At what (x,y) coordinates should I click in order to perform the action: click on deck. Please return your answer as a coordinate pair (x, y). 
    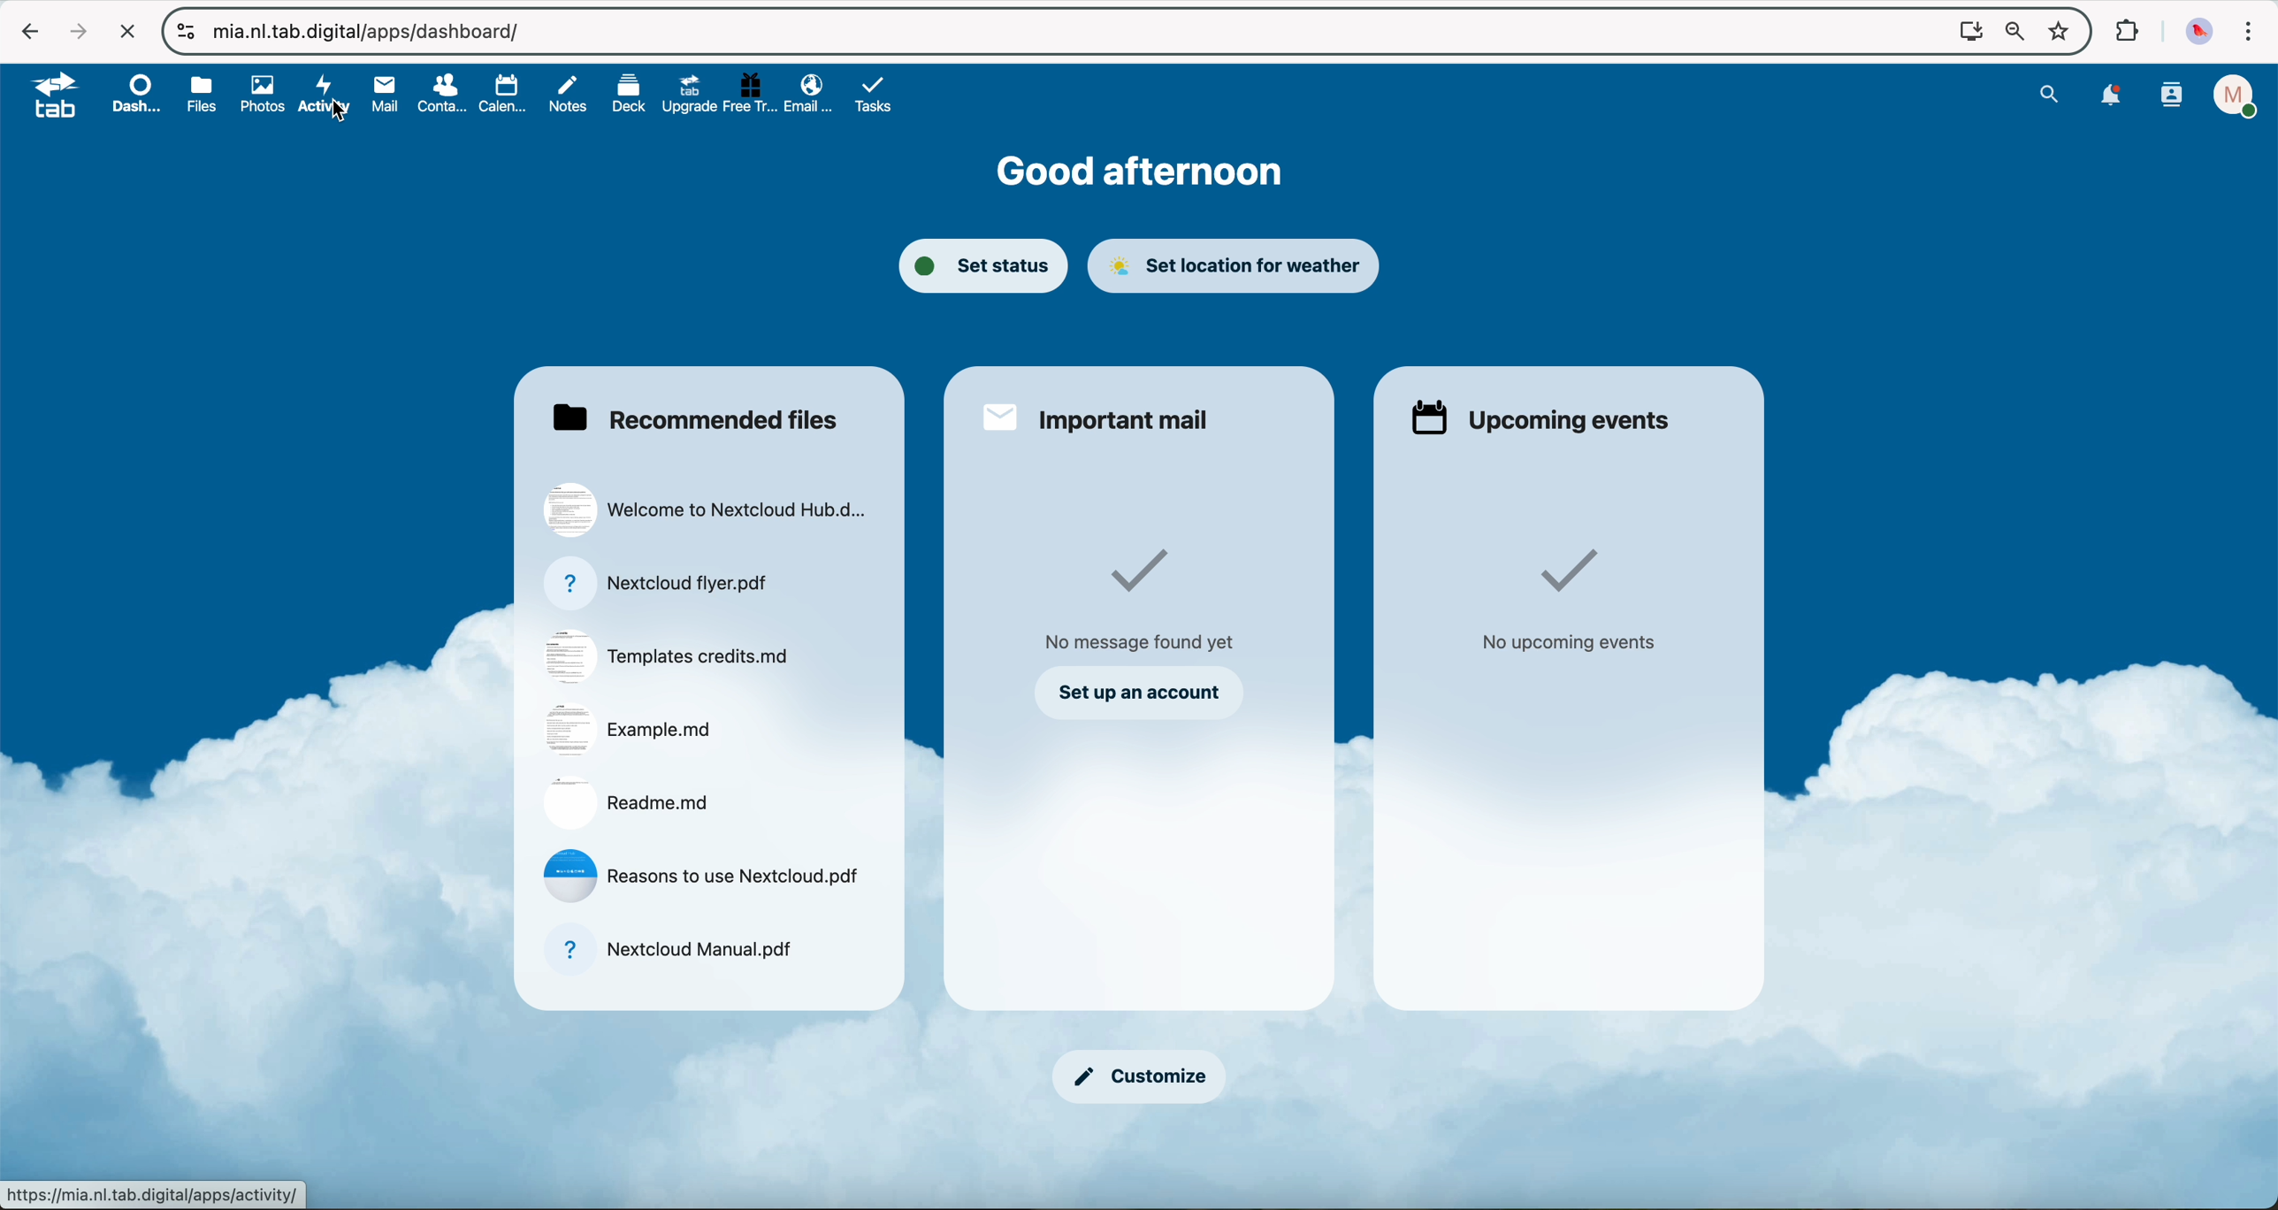
    Looking at the image, I should click on (623, 95).